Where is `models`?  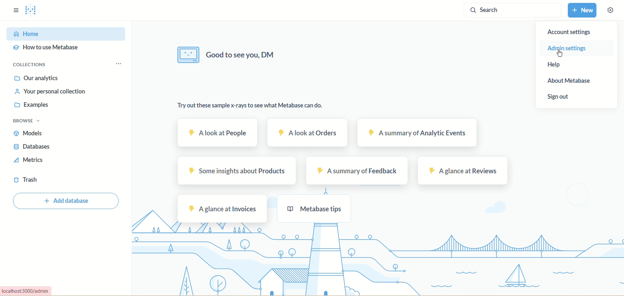 models is located at coordinates (29, 133).